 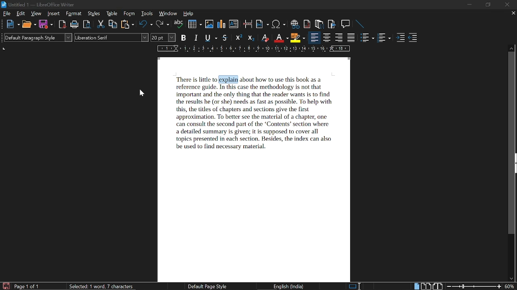 What do you see at coordinates (354, 286) in the screenshot?
I see `selection method` at bounding box center [354, 286].